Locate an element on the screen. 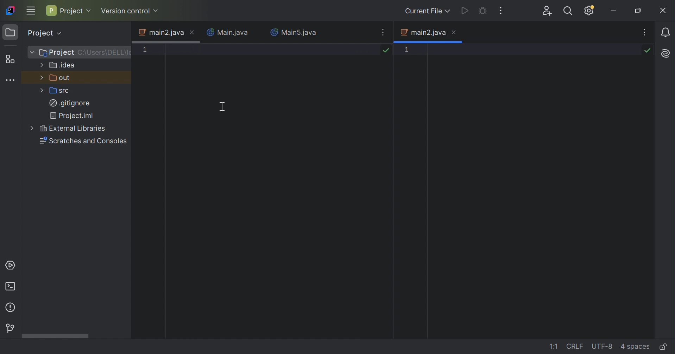  .idea is located at coordinates (63, 66).